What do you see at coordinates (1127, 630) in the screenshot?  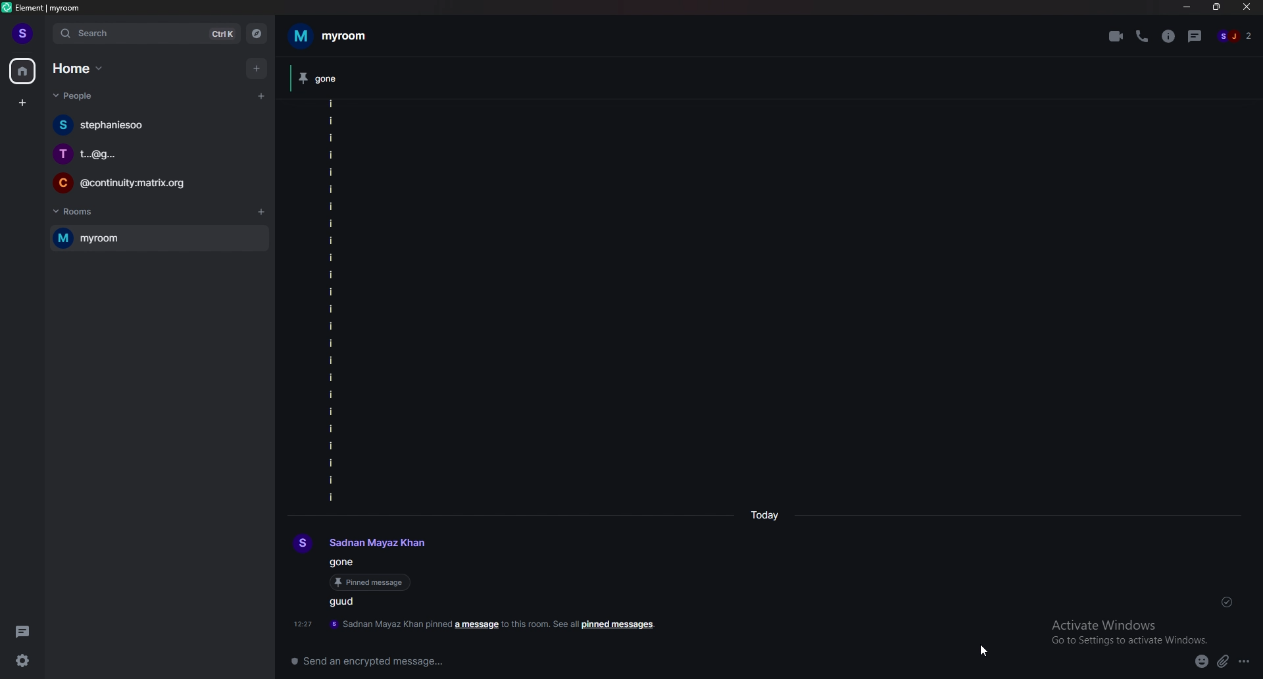 I see `Activate Windows` at bounding box center [1127, 630].